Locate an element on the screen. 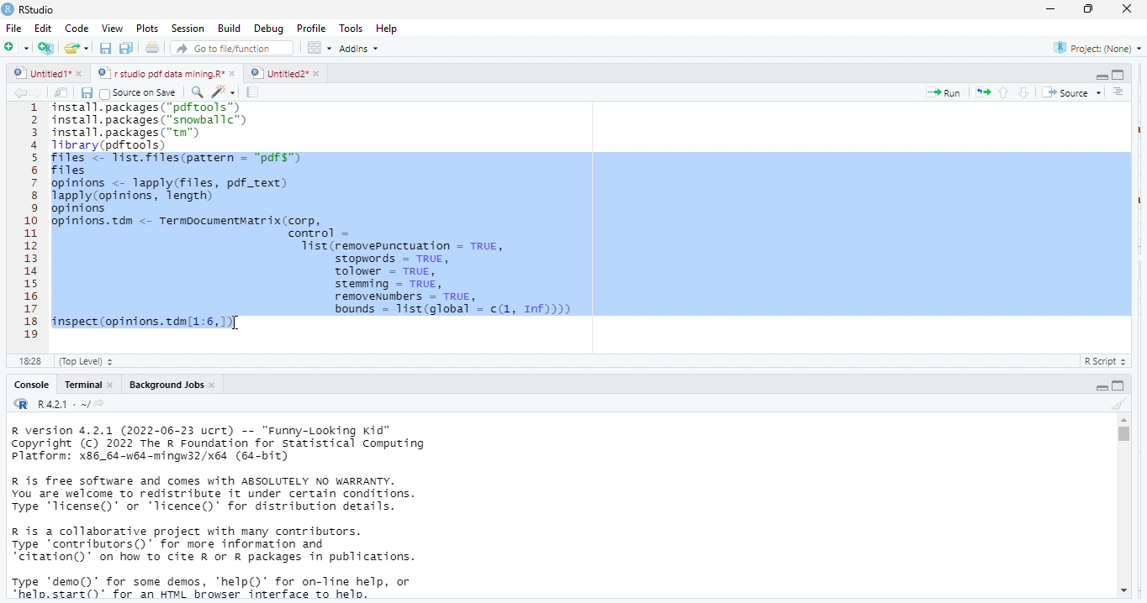 This screenshot has width=1147, height=603. close is located at coordinates (316, 73).